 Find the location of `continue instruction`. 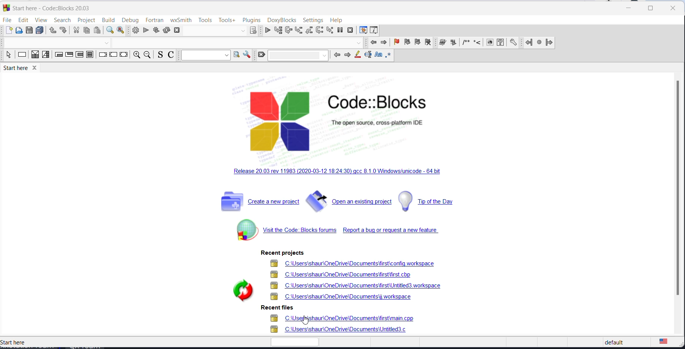

continue instruction is located at coordinates (113, 56).